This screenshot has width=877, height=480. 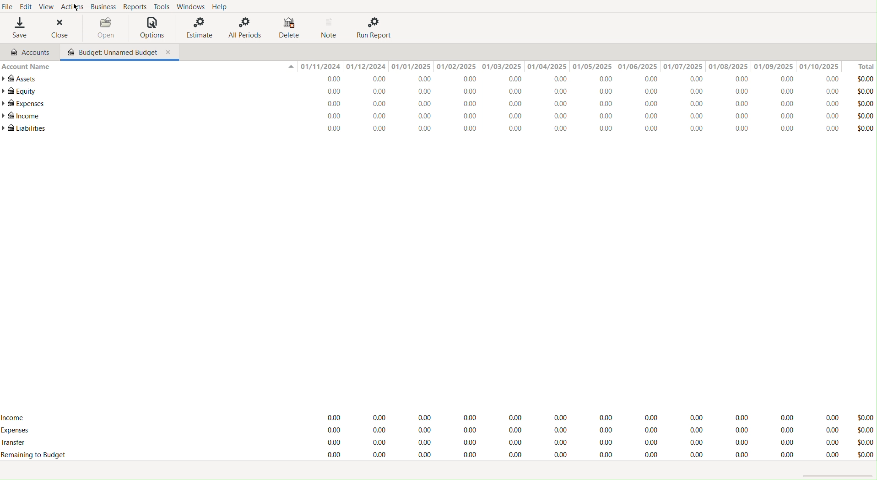 What do you see at coordinates (15, 416) in the screenshot?
I see `Income` at bounding box center [15, 416].